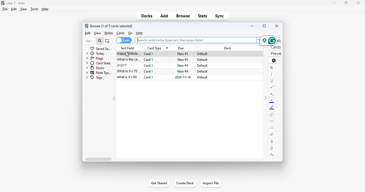 The height and width of the screenshot is (192, 365). Describe the element at coordinates (272, 135) in the screenshot. I see `alignment` at that location.